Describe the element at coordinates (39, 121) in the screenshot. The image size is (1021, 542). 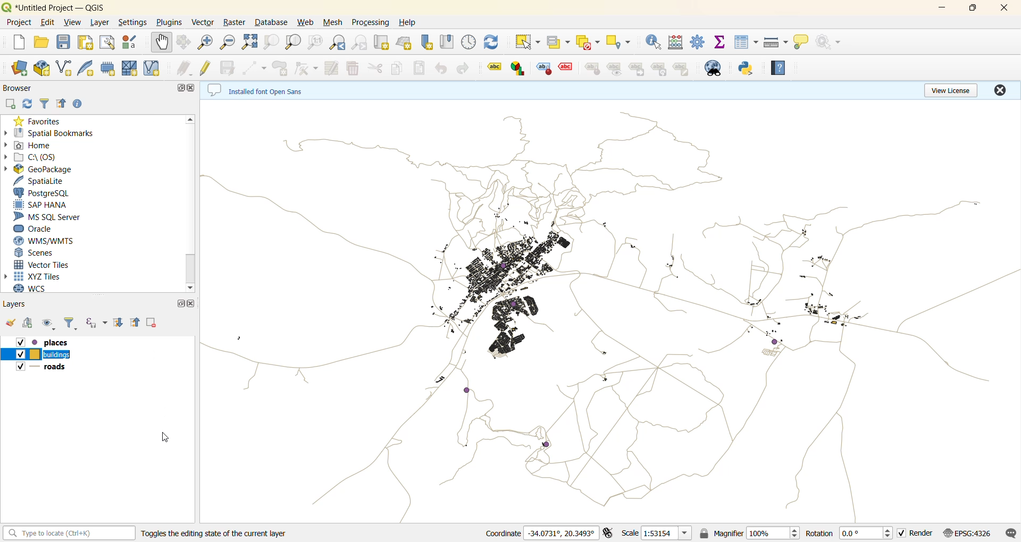
I see `favorites` at that location.